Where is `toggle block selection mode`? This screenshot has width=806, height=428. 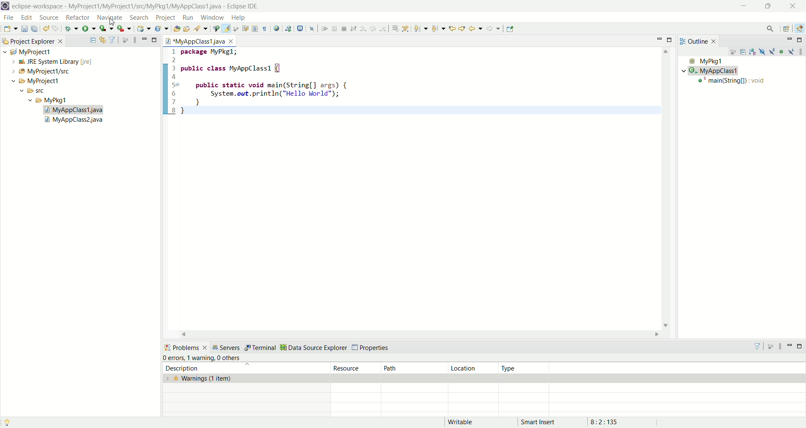
toggle block selection mode is located at coordinates (255, 29).